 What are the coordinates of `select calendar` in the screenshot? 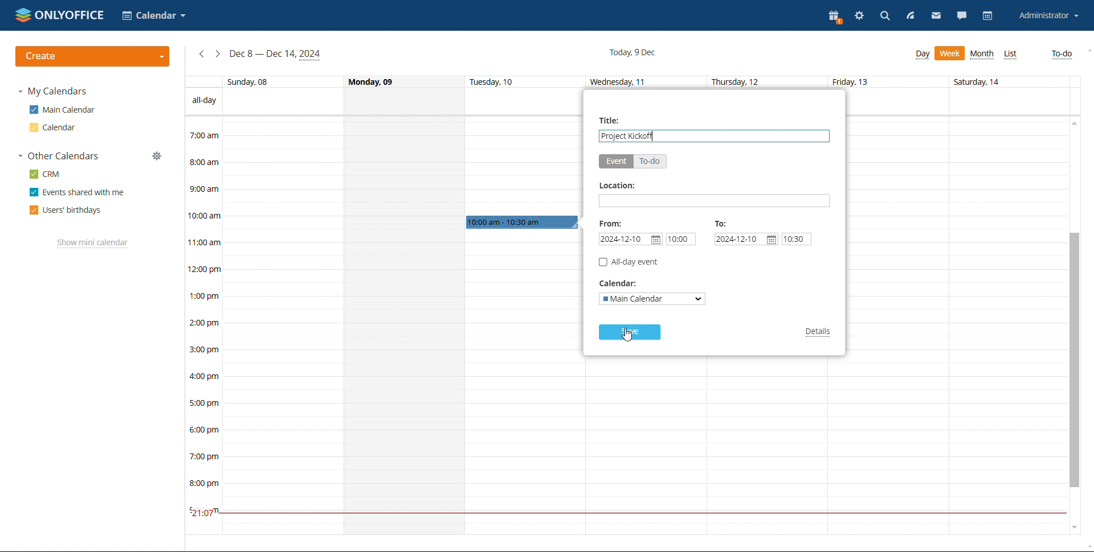 It's located at (652, 299).